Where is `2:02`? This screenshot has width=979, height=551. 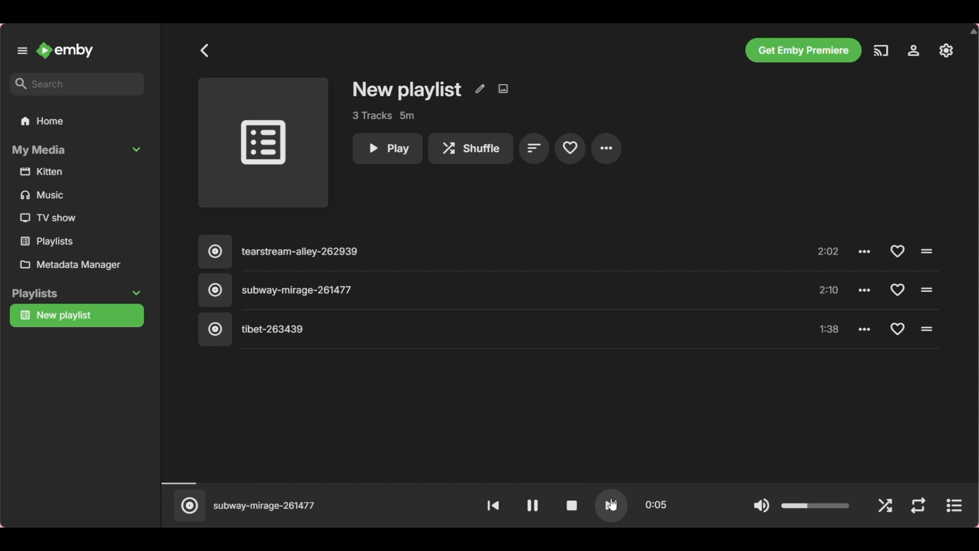
2:02 is located at coordinates (830, 251).